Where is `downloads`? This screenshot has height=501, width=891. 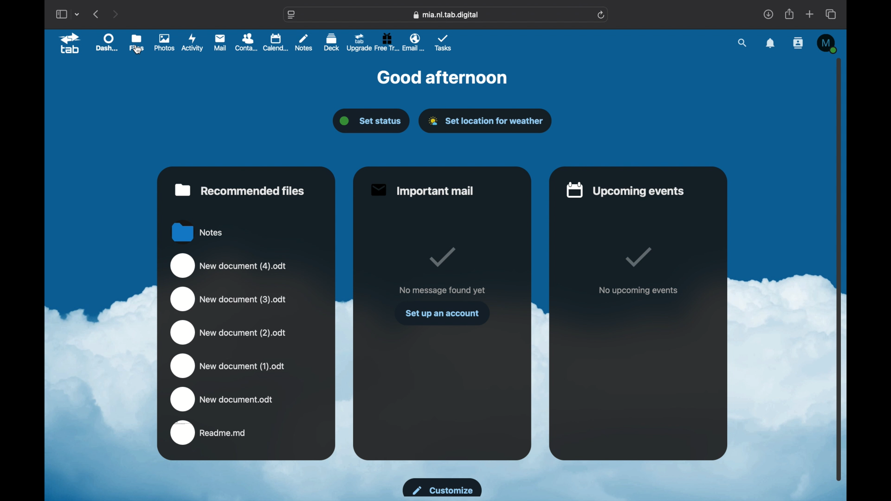 downloads is located at coordinates (768, 14).